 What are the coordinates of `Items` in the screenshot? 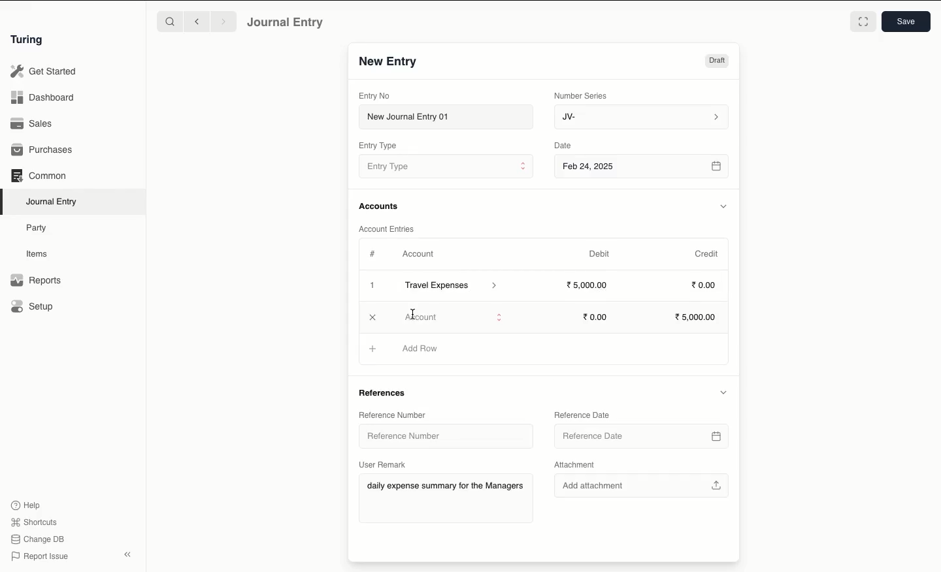 It's located at (37, 253).